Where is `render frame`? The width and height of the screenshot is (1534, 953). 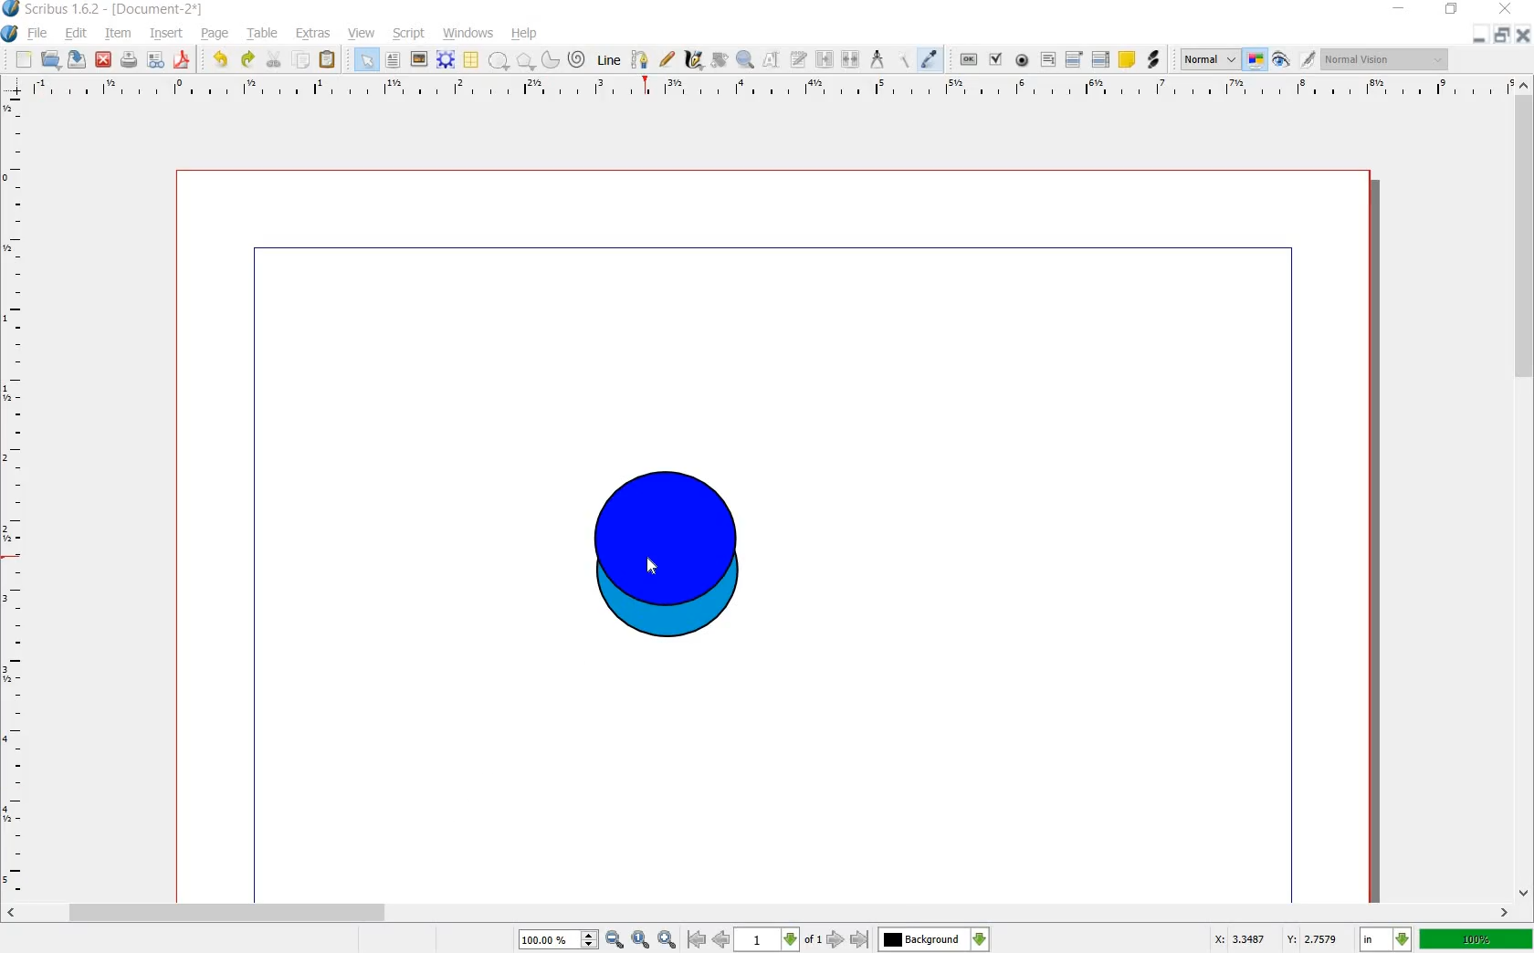 render frame is located at coordinates (445, 58).